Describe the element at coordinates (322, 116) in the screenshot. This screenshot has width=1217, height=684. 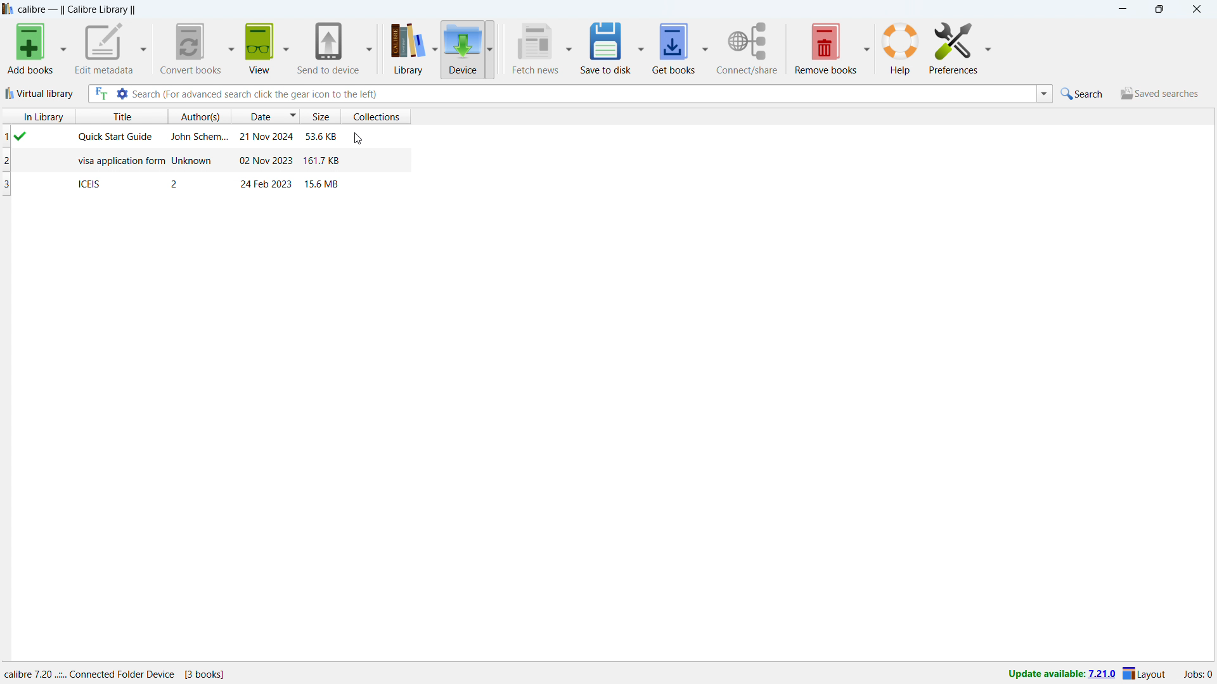
I see `sort by size` at that location.